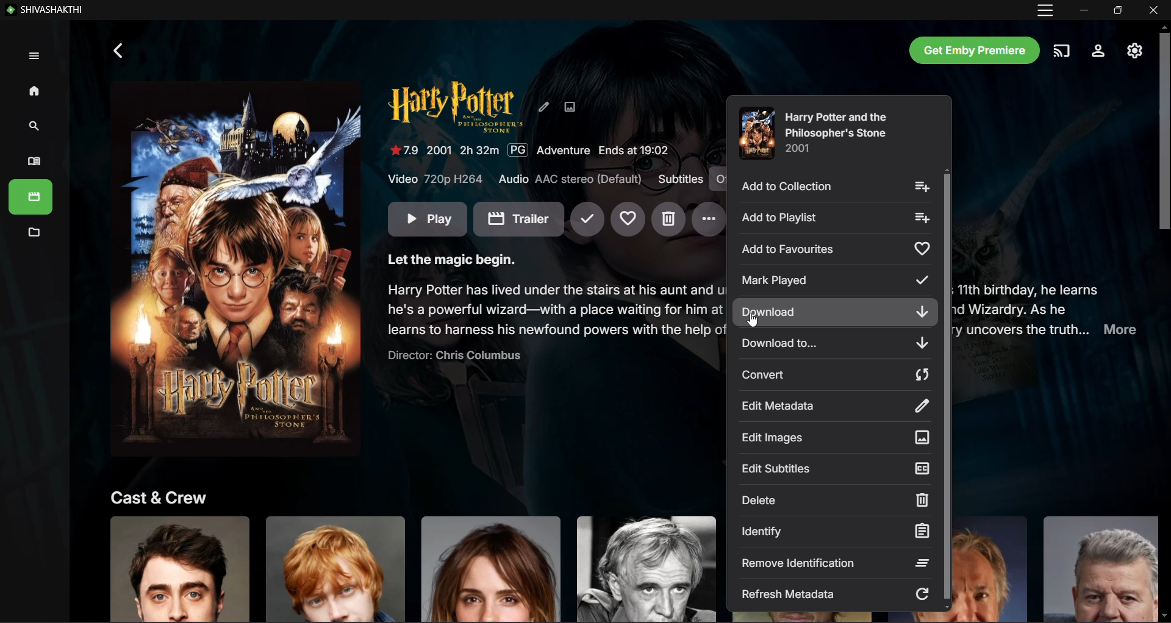 This screenshot has height=623, width=1171. What do you see at coordinates (679, 179) in the screenshot?
I see `Subtitles` at bounding box center [679, 179].